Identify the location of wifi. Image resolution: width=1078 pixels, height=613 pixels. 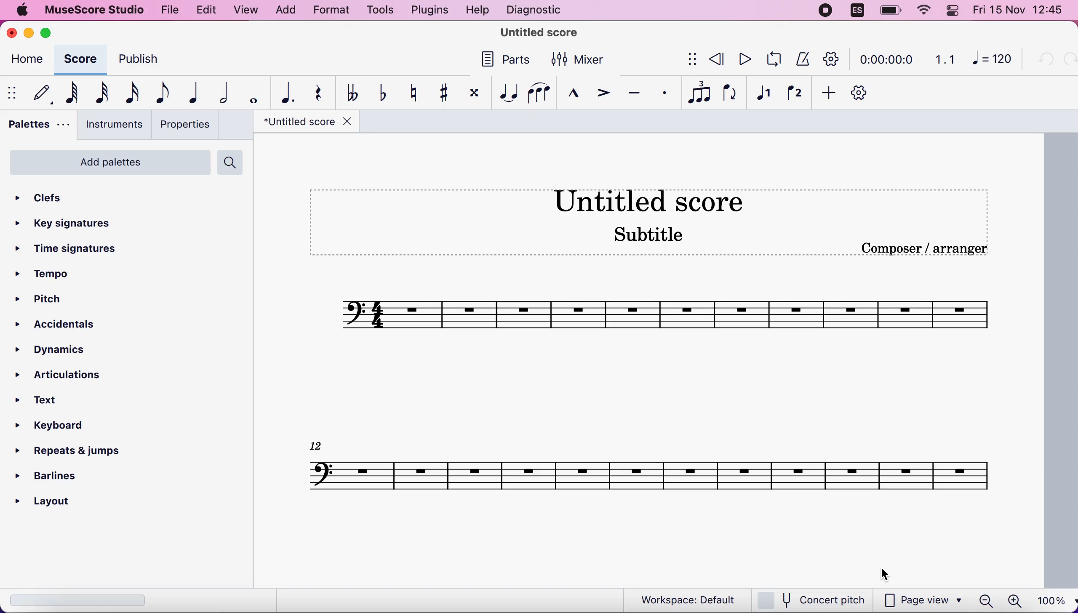
(923, 12).